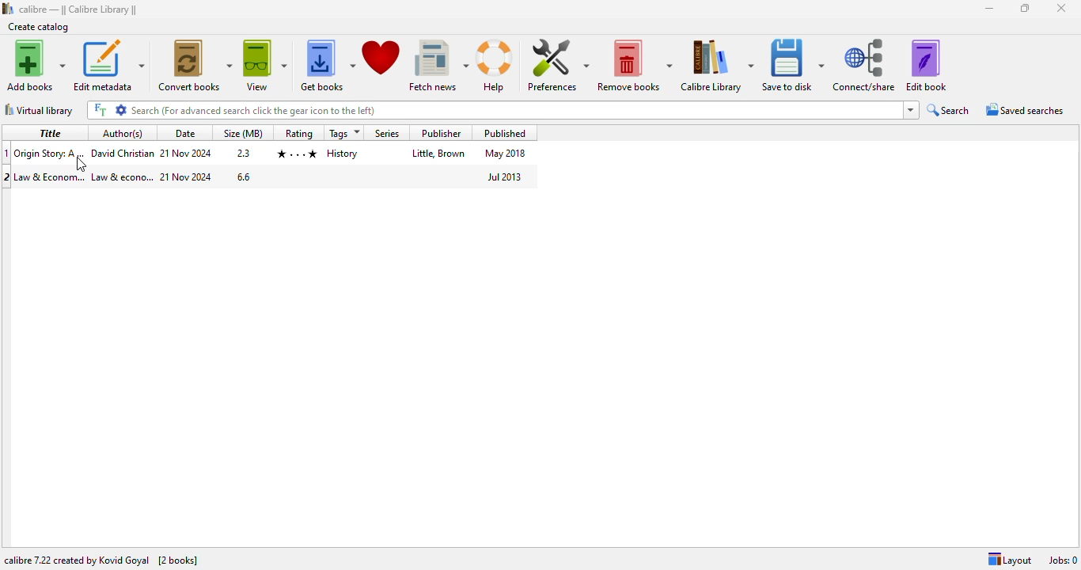  I want to click on 1, so click(7, 153).